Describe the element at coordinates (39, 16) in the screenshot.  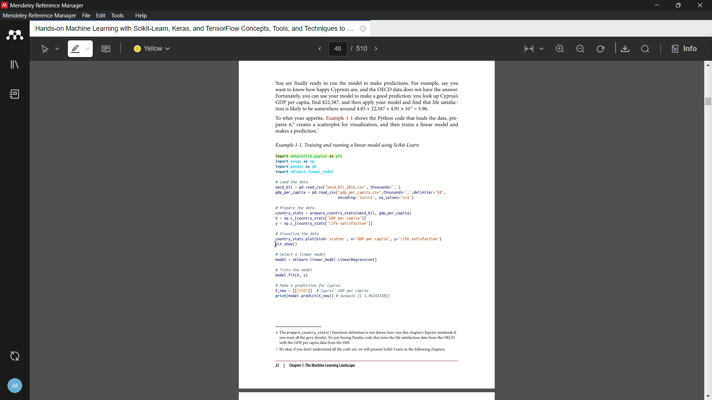
I see `mendeley reference manager` at that location.